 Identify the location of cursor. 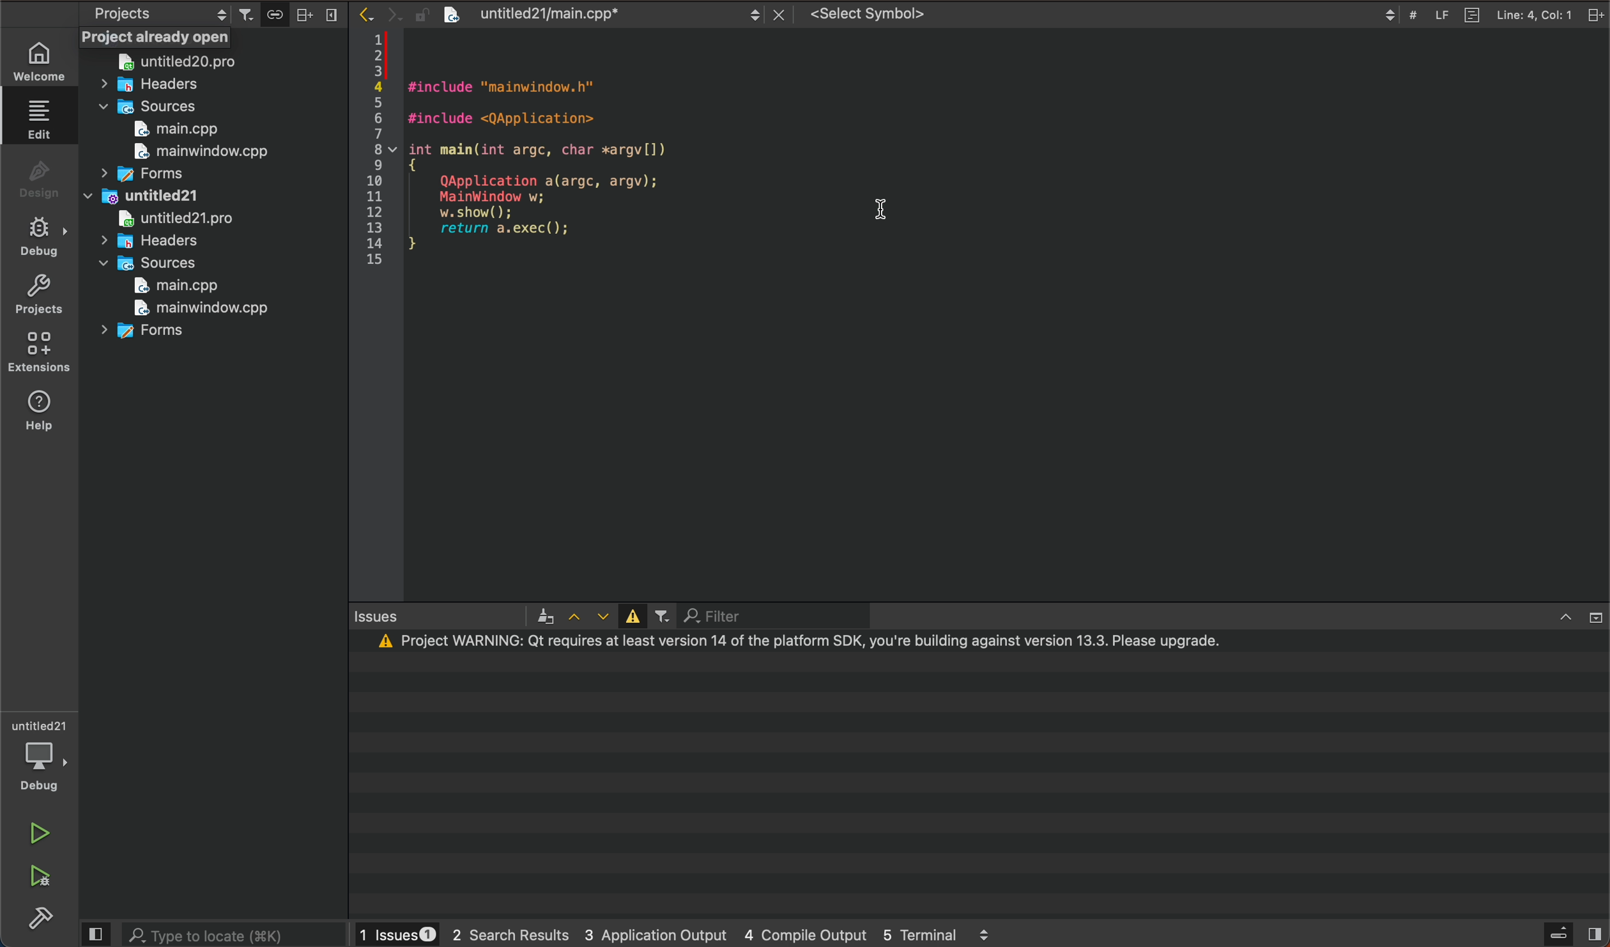
(891, 201).